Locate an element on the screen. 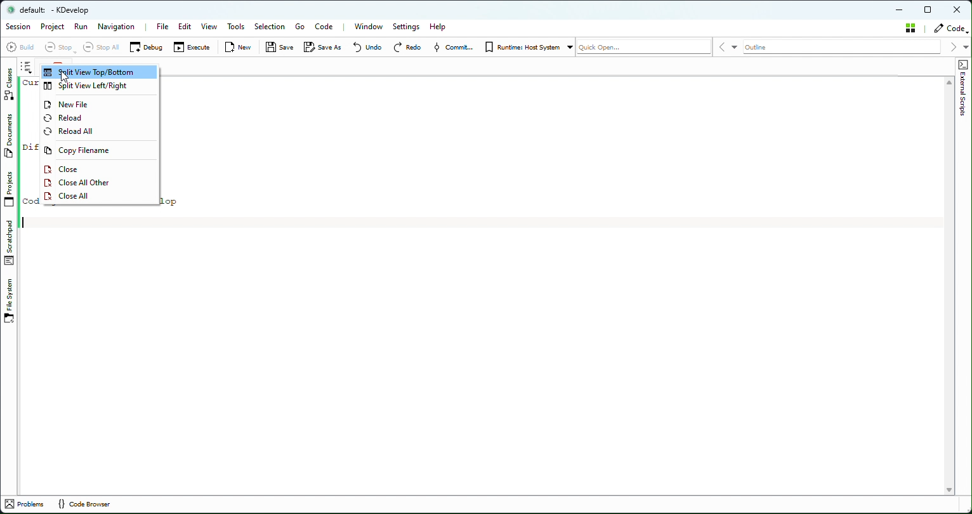 The image size is (972, 514). Debug is located at coordinates (147, 48).